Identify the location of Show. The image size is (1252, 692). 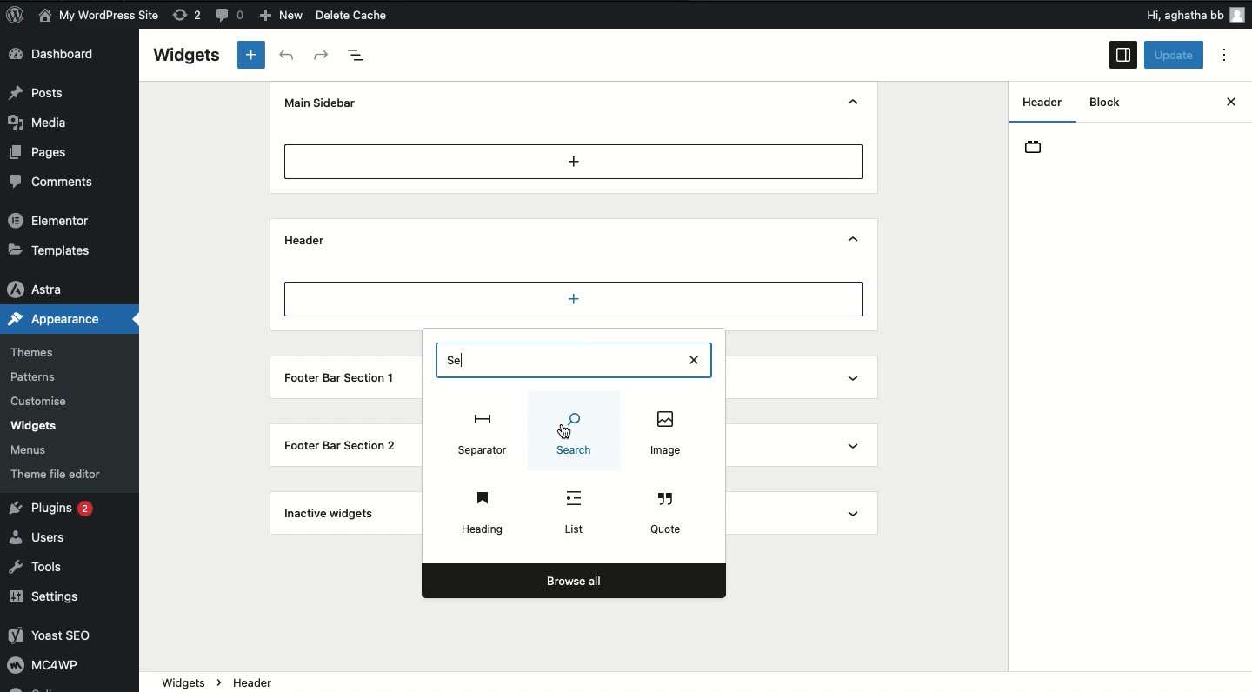
(858, 379).